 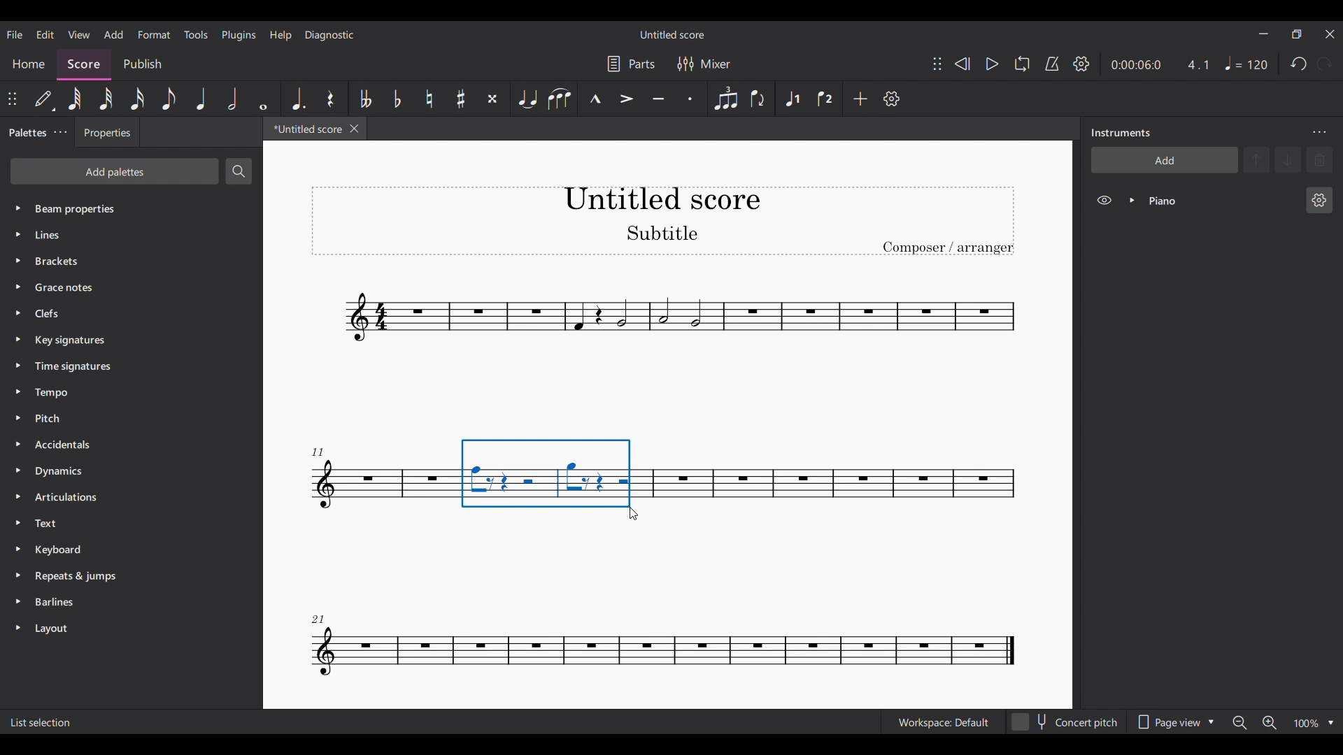 I want to click on Minimize, so click(x=1264, y=34).